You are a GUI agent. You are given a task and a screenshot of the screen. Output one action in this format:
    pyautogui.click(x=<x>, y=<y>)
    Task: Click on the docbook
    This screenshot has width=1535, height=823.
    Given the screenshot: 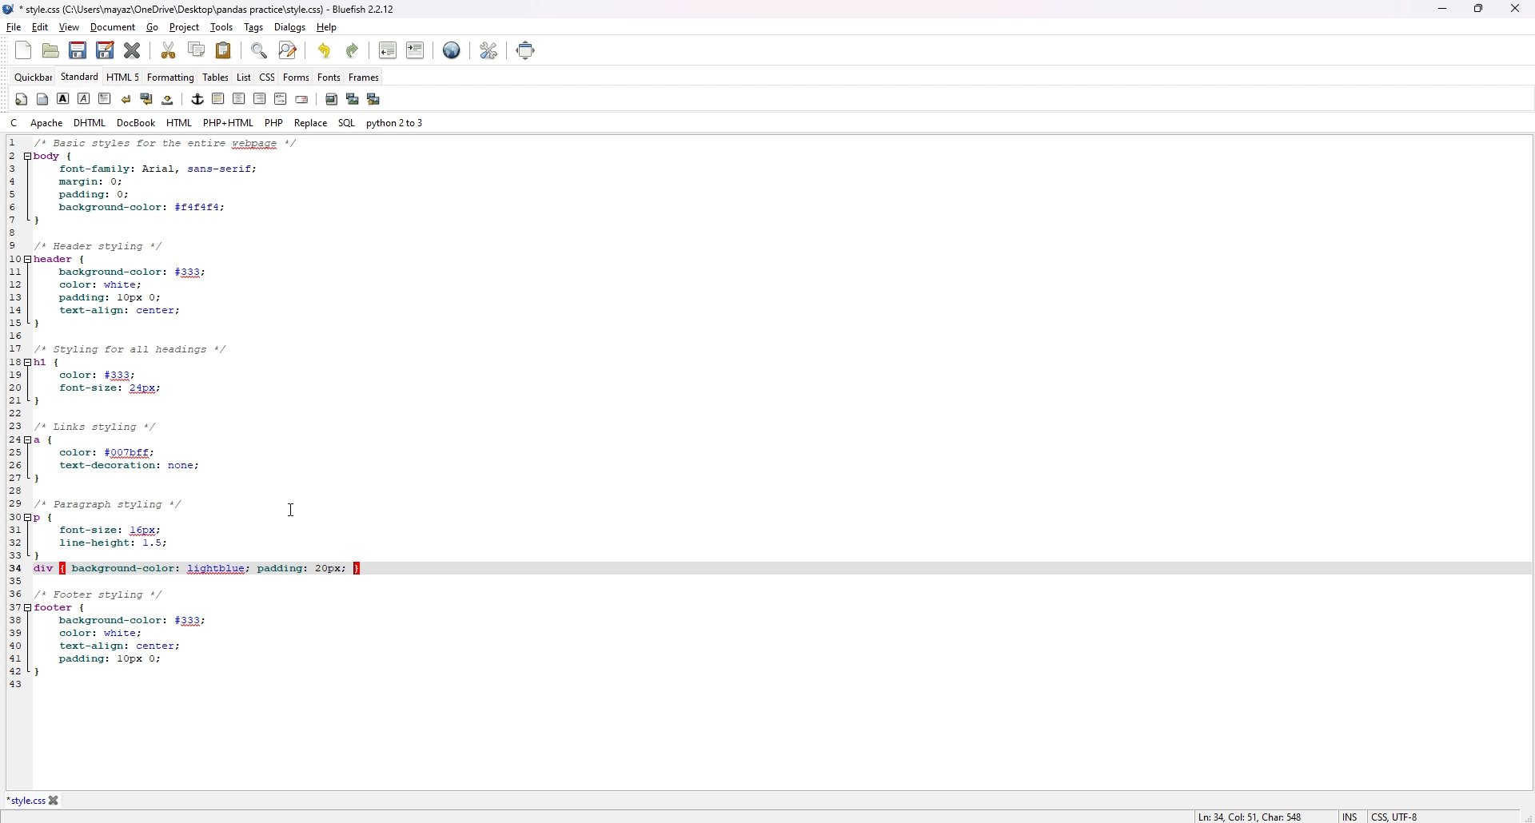 What is the action you would take?
    pyautogui.click(x=138, y=122)
    